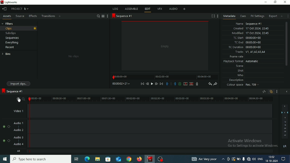 The image size is (290, 163). I want to click on Date, so click(271, 161).